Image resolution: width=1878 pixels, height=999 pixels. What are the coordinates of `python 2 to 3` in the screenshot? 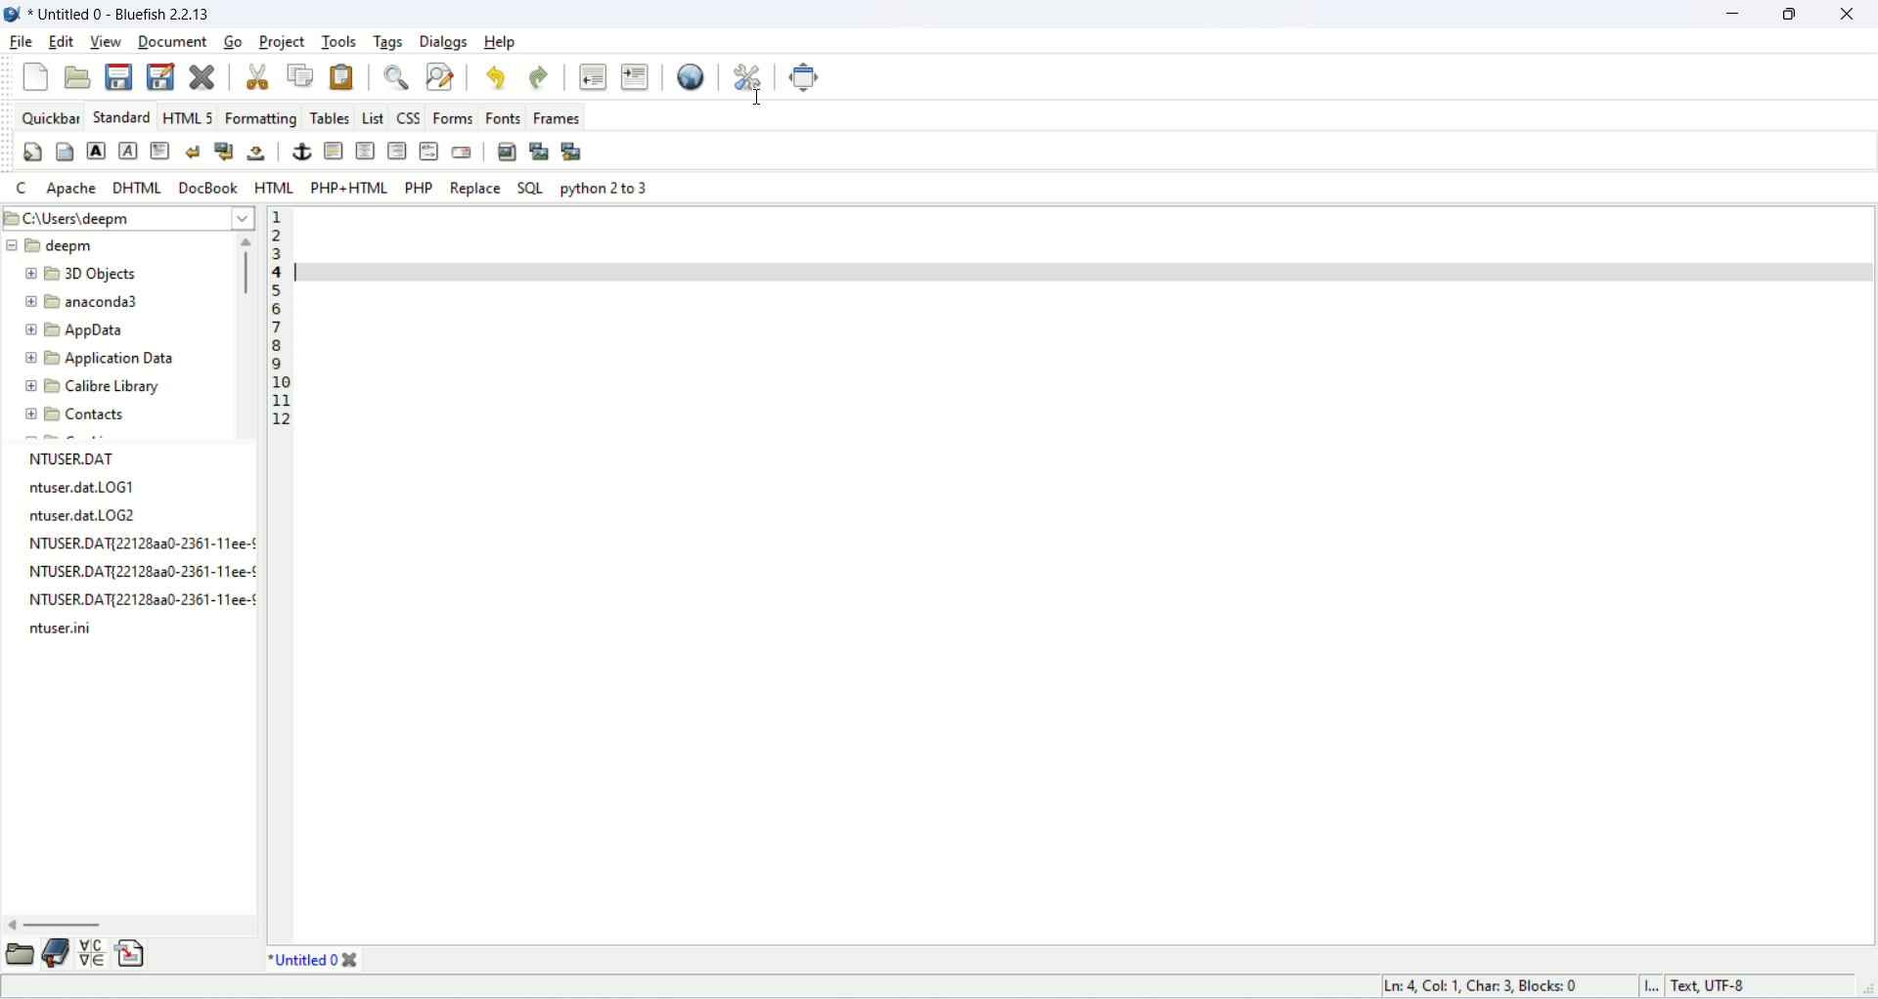 It's located at (605, 187).